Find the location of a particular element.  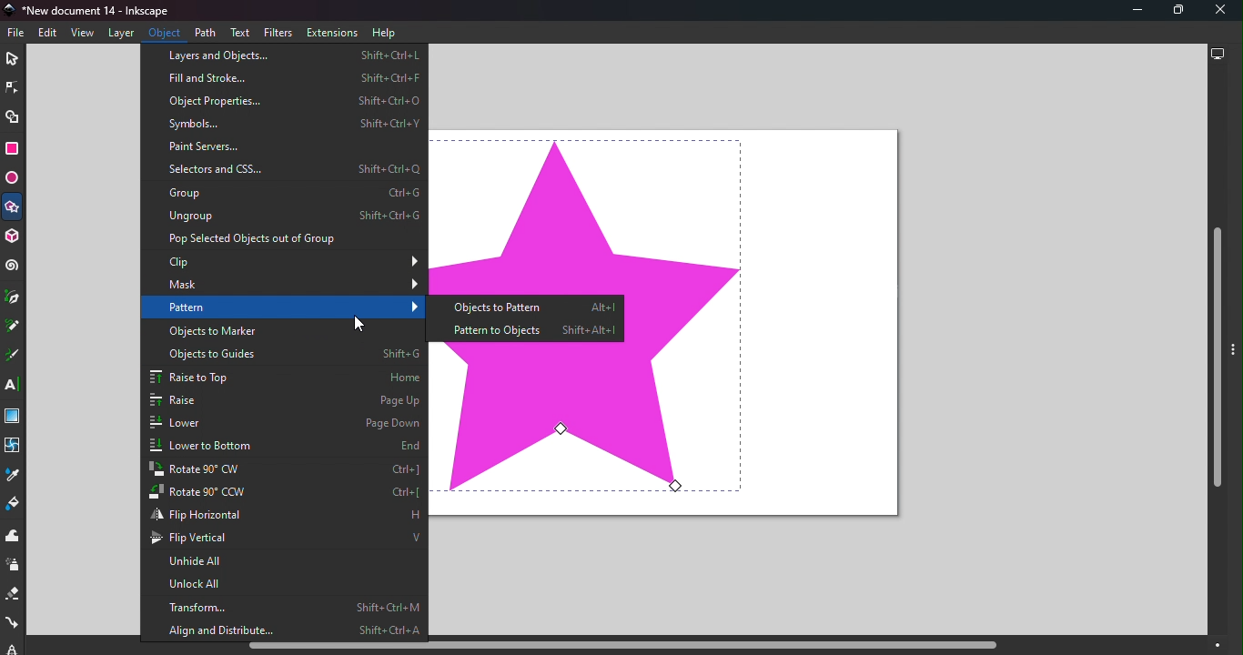

Rotate 90 CCW is located at coordinates (284, 492).